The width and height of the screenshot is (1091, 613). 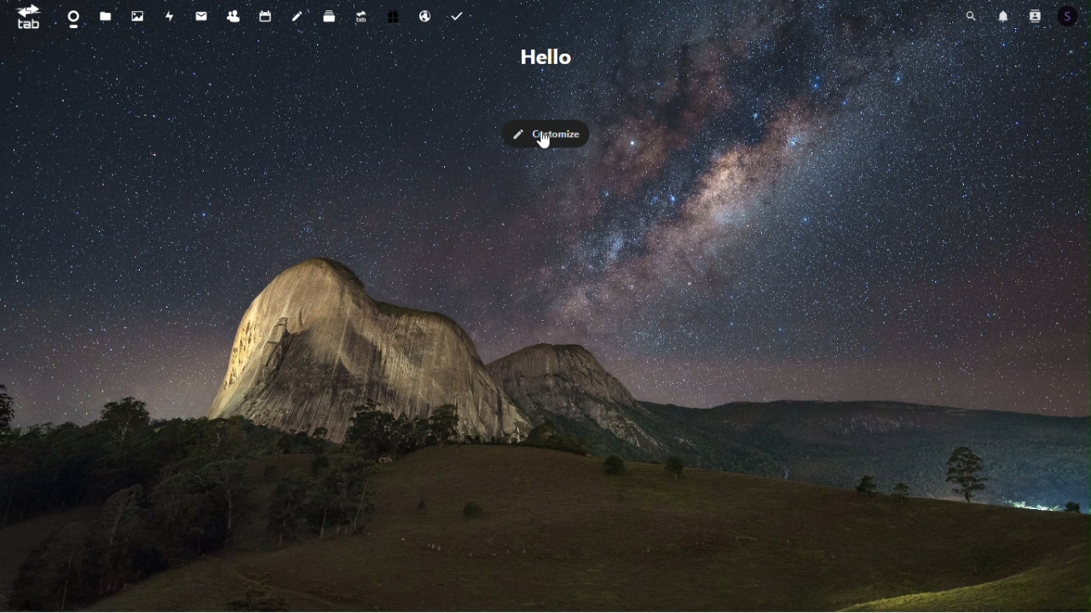 I want to click on Account icon, so click(x=1036, y=17).